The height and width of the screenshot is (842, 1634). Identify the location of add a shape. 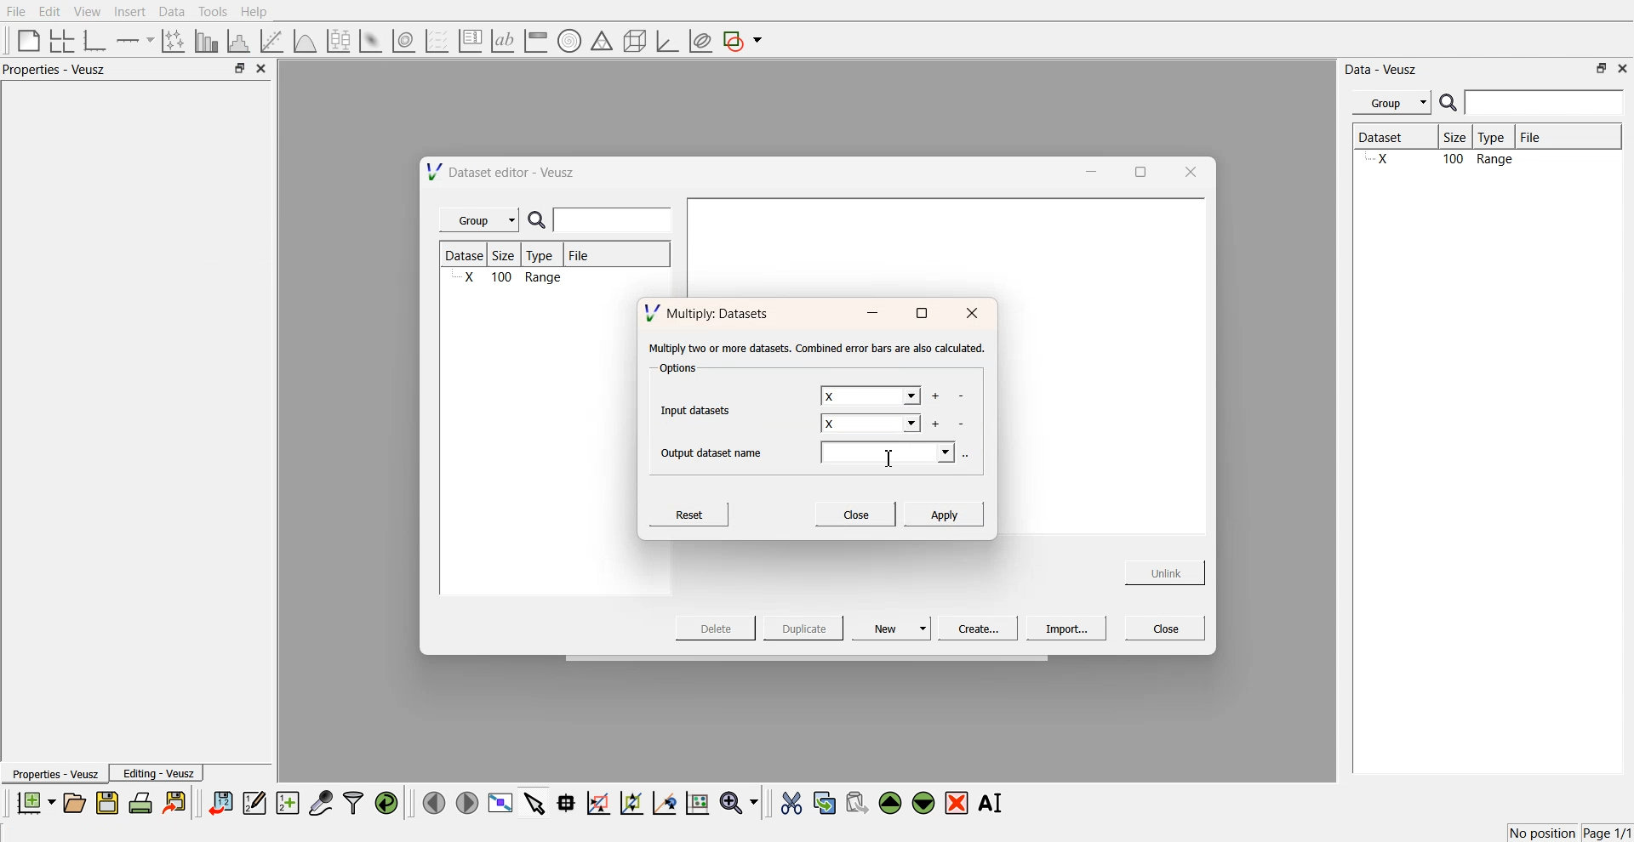
(744, 42).